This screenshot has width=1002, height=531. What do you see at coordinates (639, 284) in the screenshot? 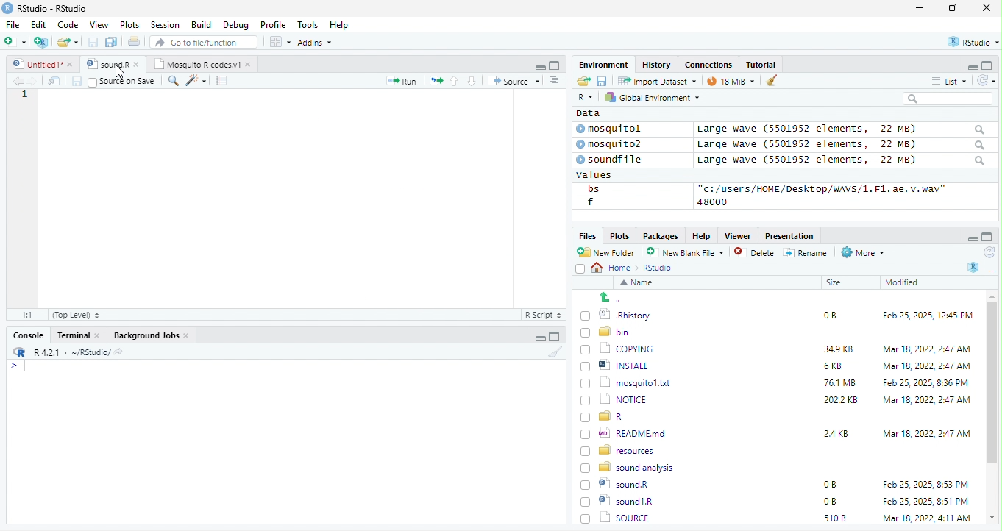
I see ` Name` at bounding box center [639, 284].